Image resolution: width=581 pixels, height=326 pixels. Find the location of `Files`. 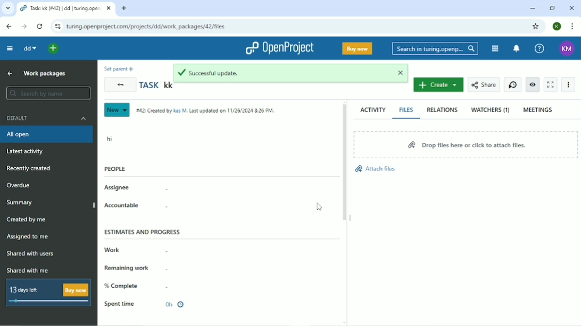

Files is located at coordinates (406, 110).